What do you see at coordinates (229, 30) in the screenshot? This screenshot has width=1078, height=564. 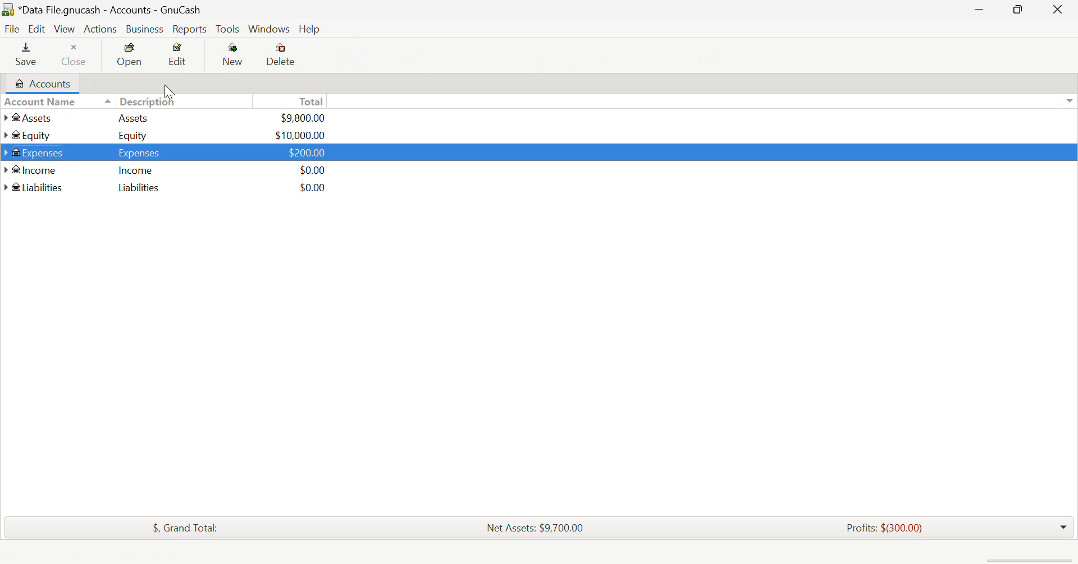 I see `Tools` at bounding box center [229, 30].